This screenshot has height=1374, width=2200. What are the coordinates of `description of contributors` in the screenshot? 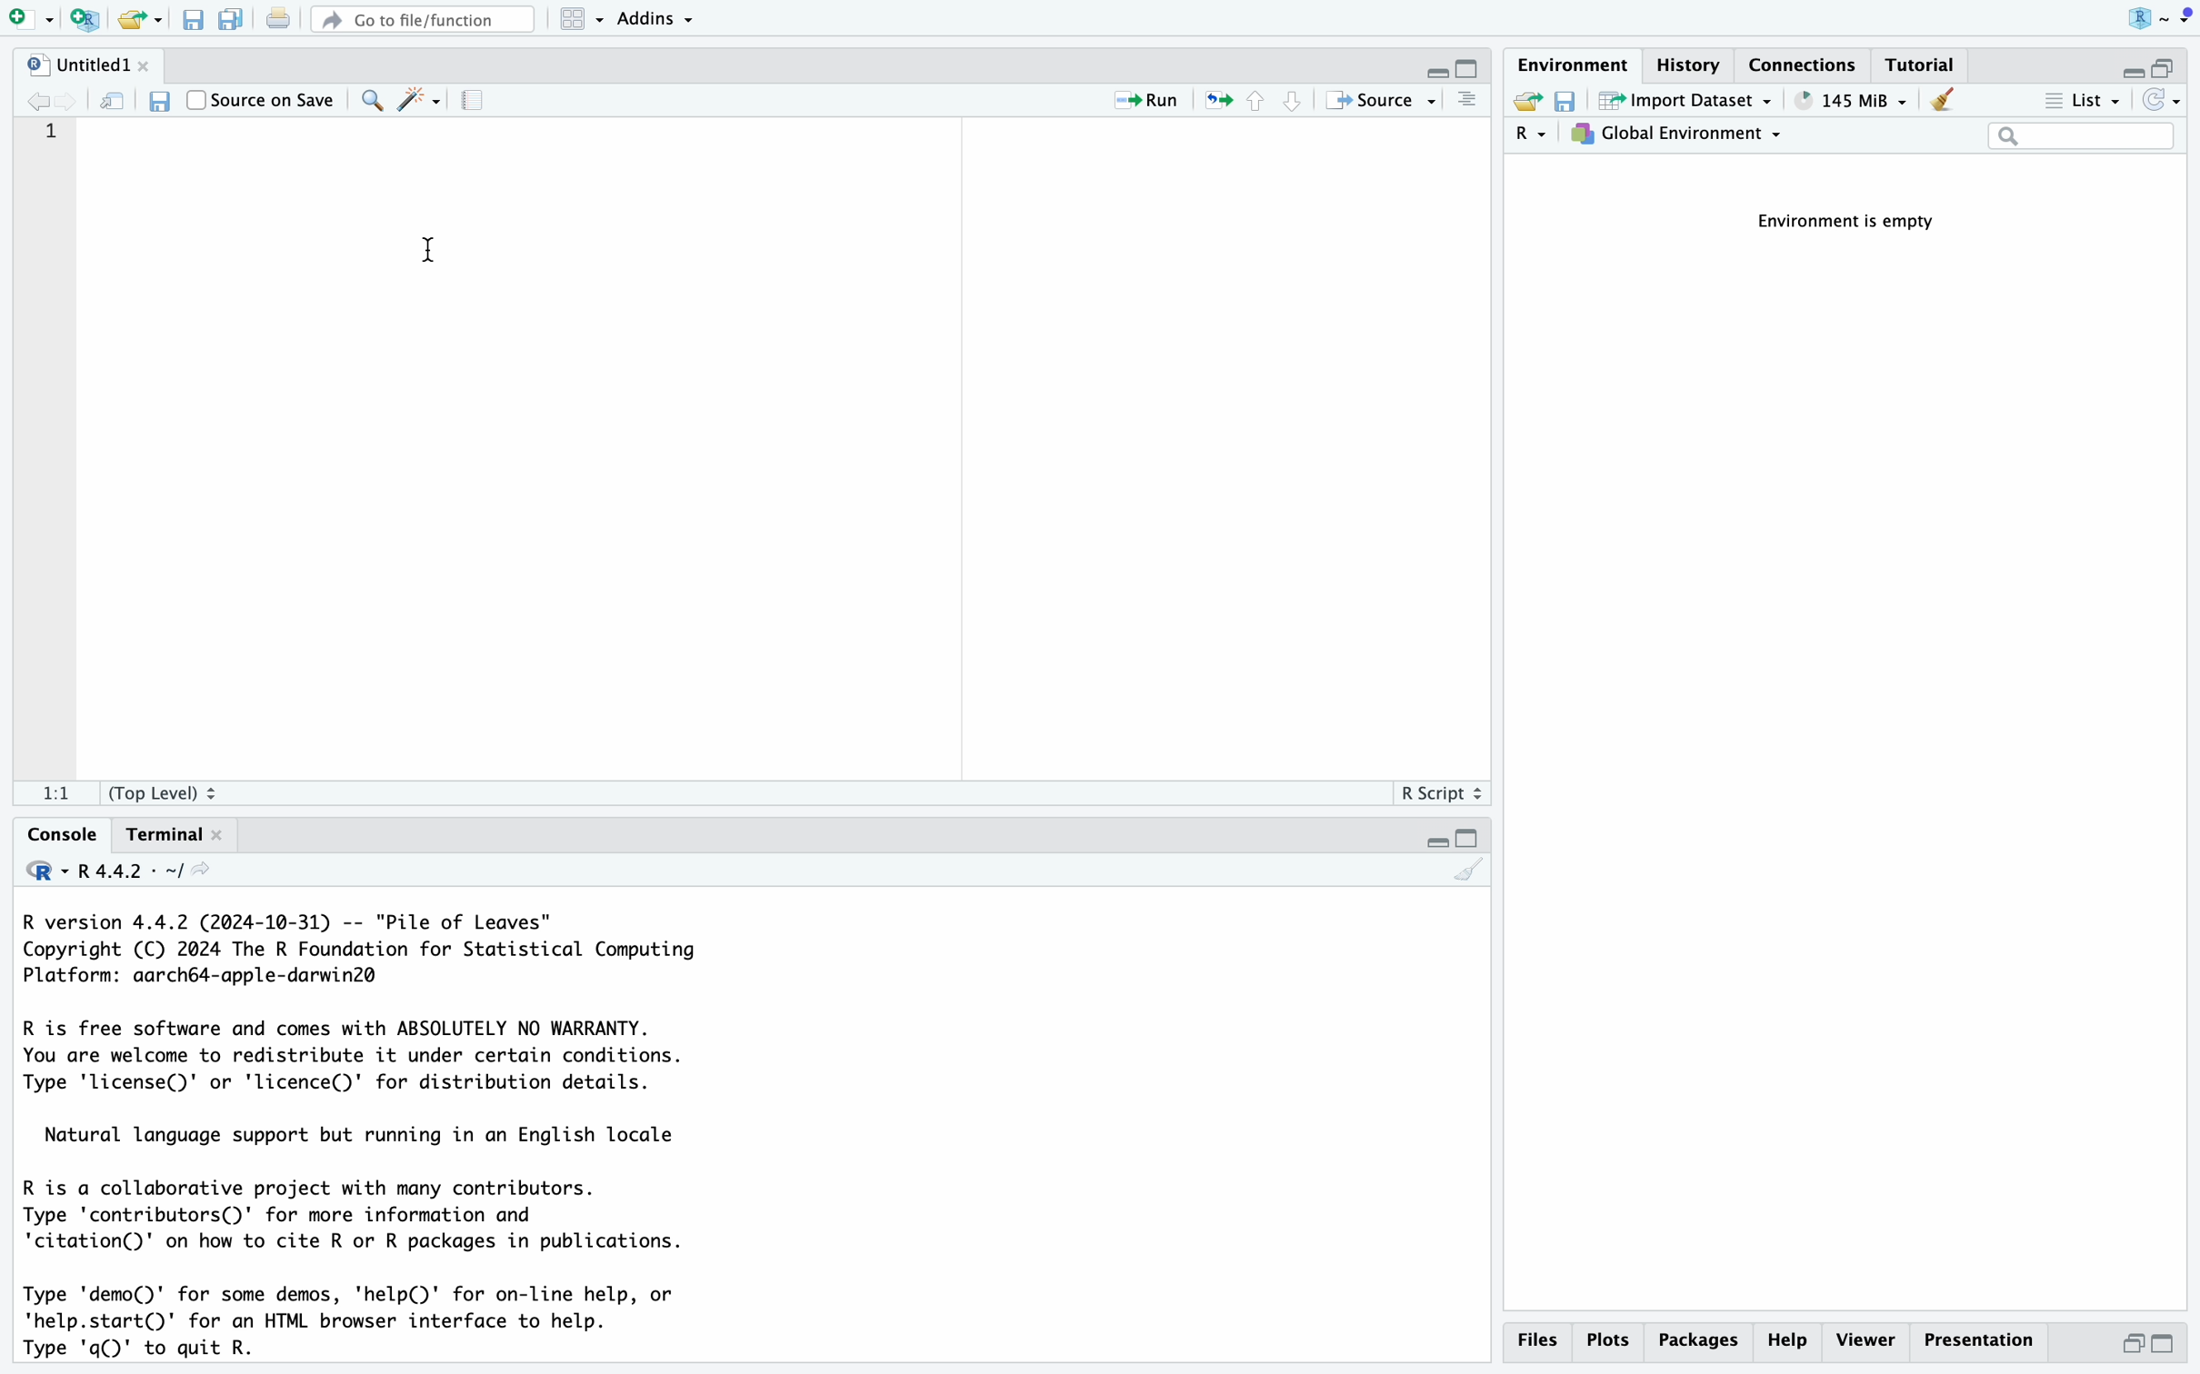 It's located at (356, 1216).